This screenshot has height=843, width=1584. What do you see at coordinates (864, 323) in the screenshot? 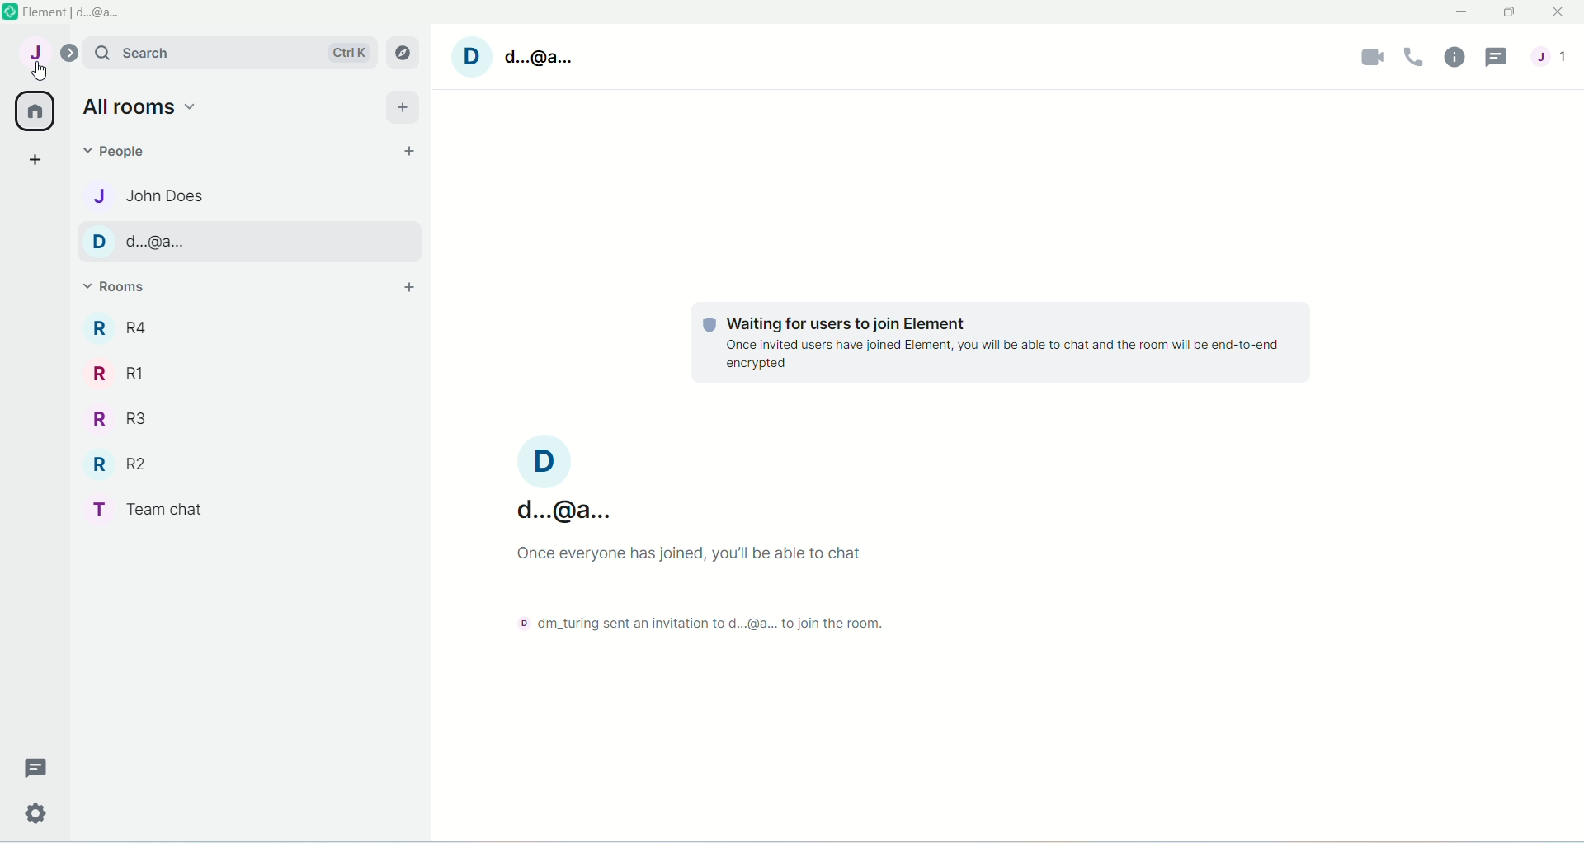
I see `waiting for users to join element` at bounding box center [864, 323].